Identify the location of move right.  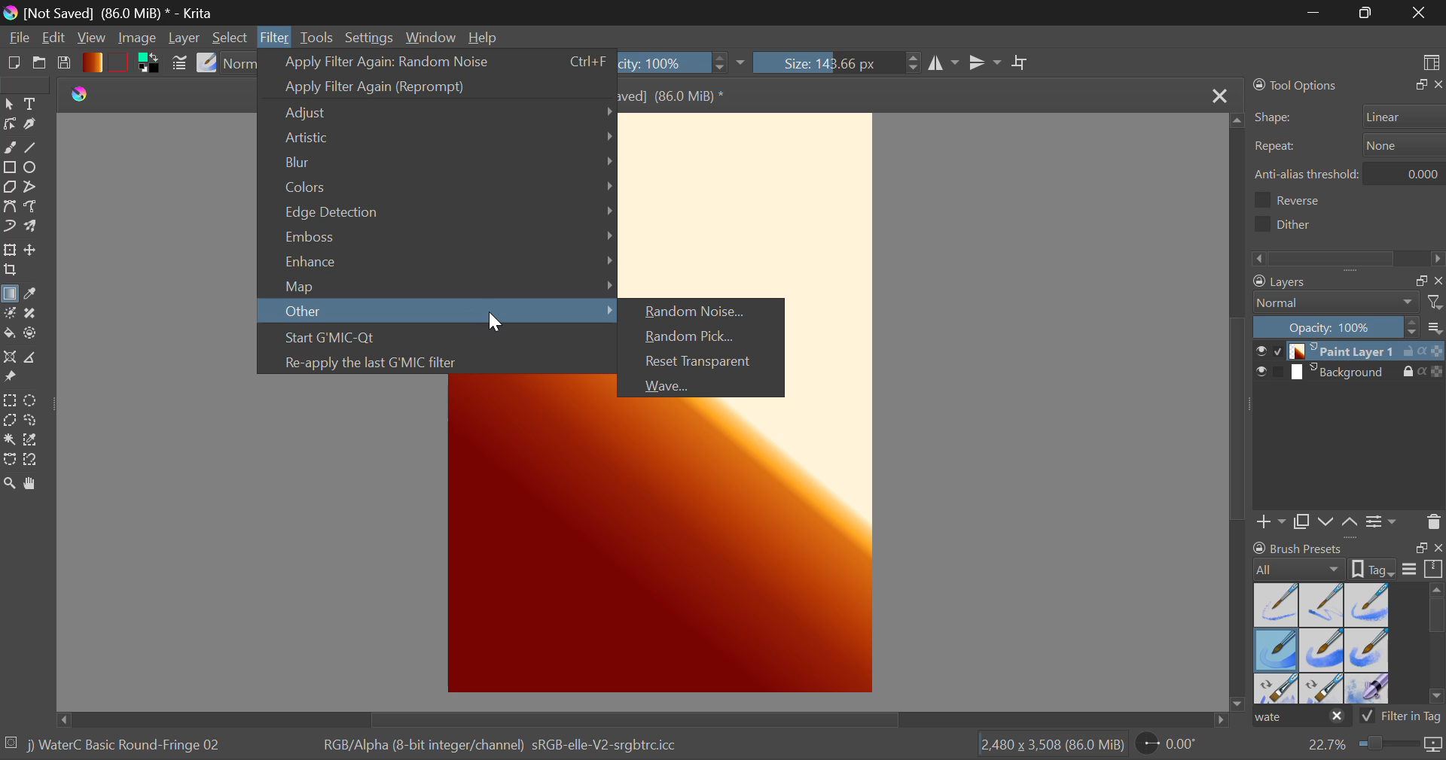
(1220, 720).